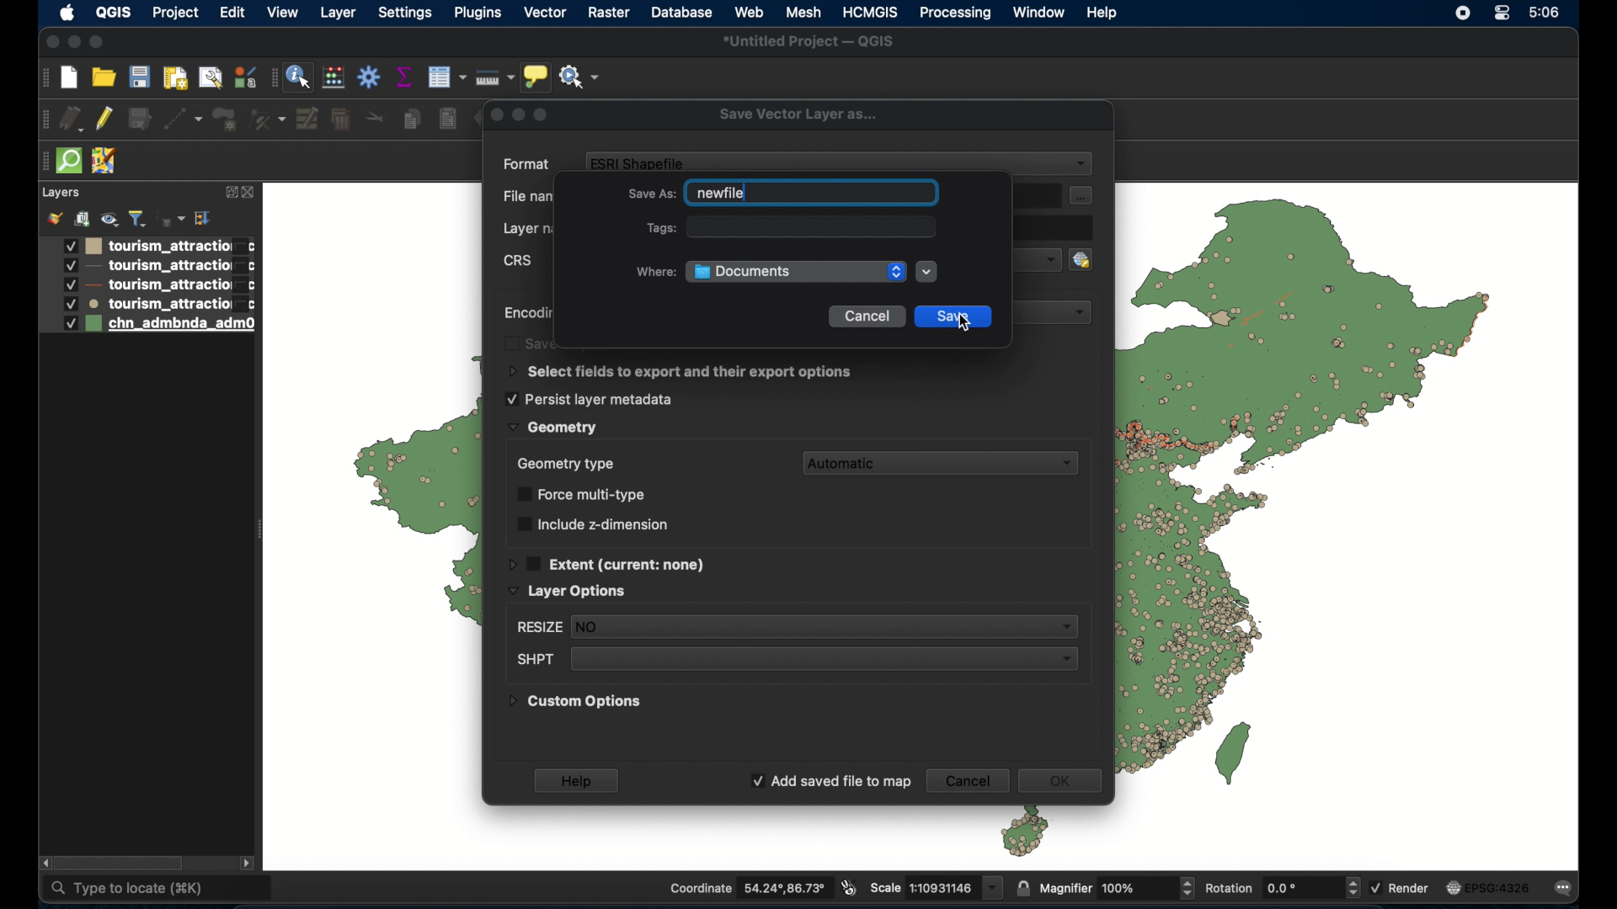 The height and width of the screenshot is (909, 1617). Describe the element at coordinates (495, 76) in the screenshot. I see `measure line` at that location.